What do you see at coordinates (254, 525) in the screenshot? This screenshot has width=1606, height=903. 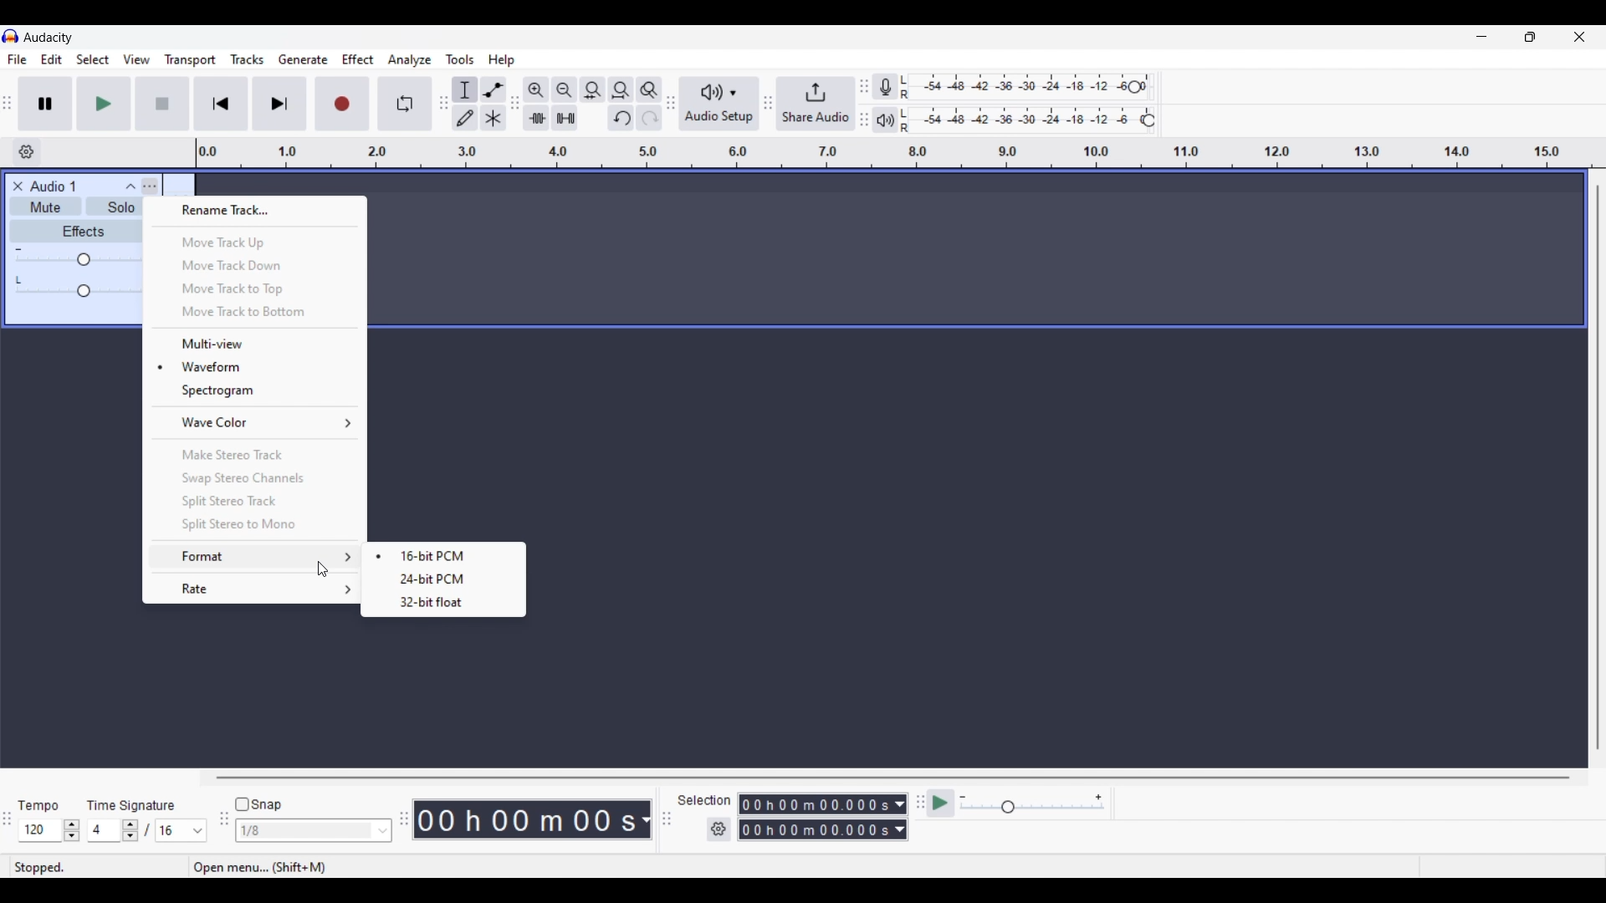 I see `Split stereo to Mono` at bounding box center [254, 525].